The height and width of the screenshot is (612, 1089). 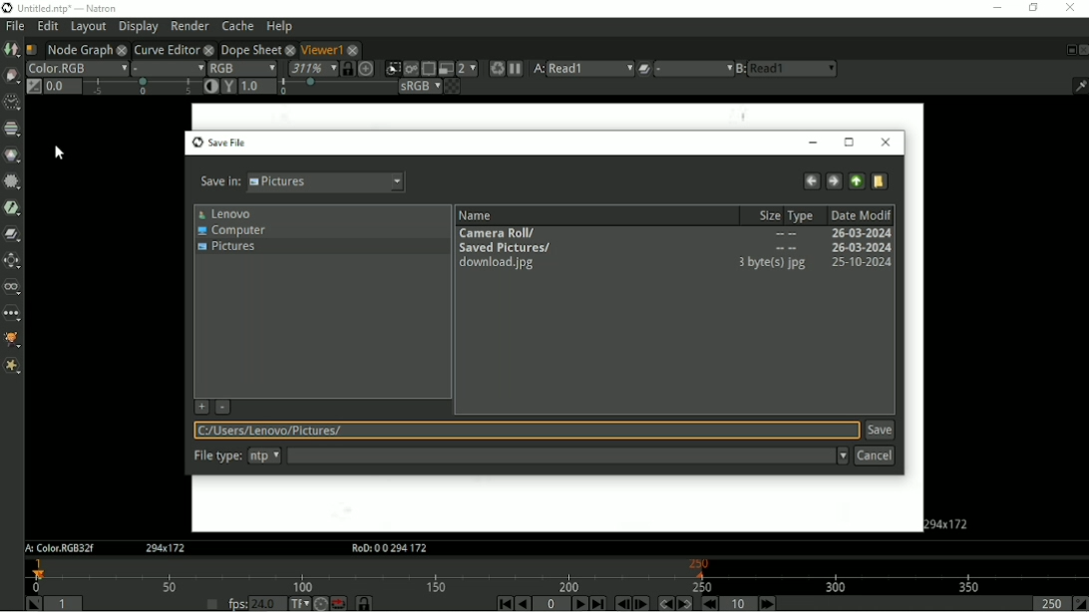 I want to click on Frame increment, so click(x=739, y=604).